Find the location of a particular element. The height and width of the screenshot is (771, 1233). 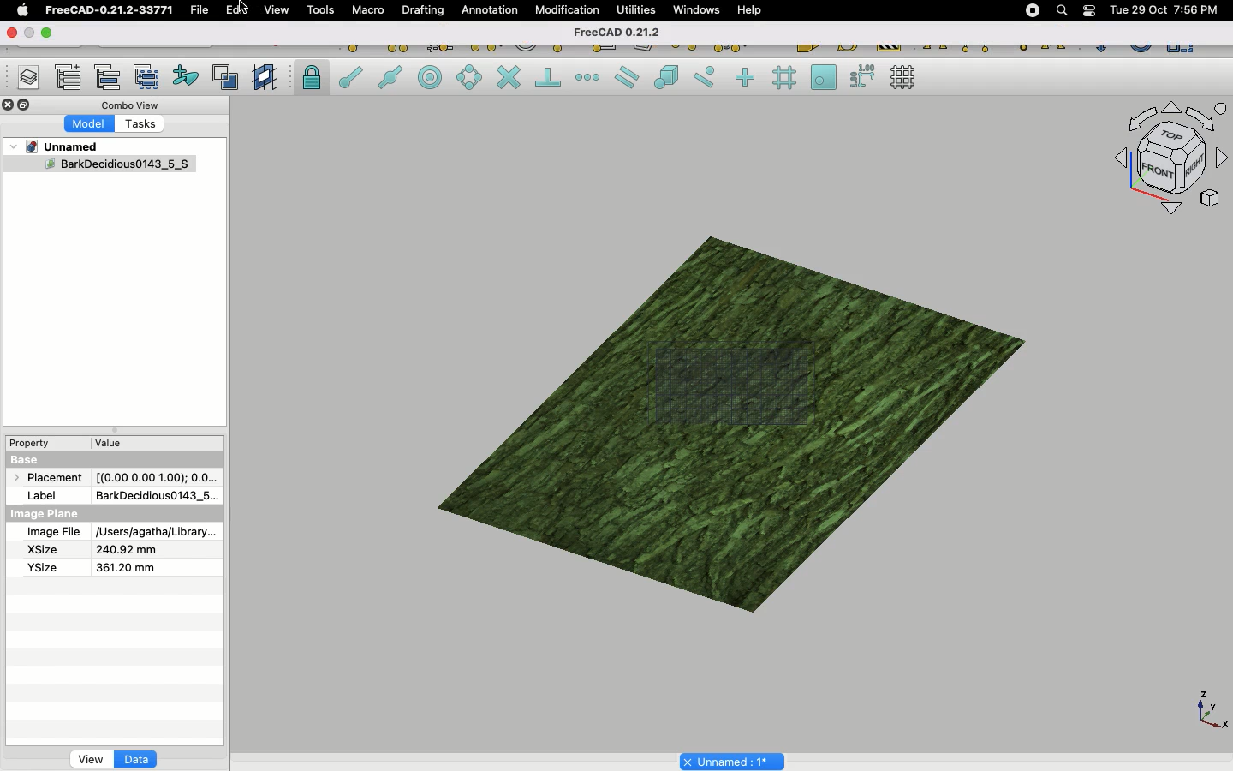

Notification is located at coordinates (1091, 9).